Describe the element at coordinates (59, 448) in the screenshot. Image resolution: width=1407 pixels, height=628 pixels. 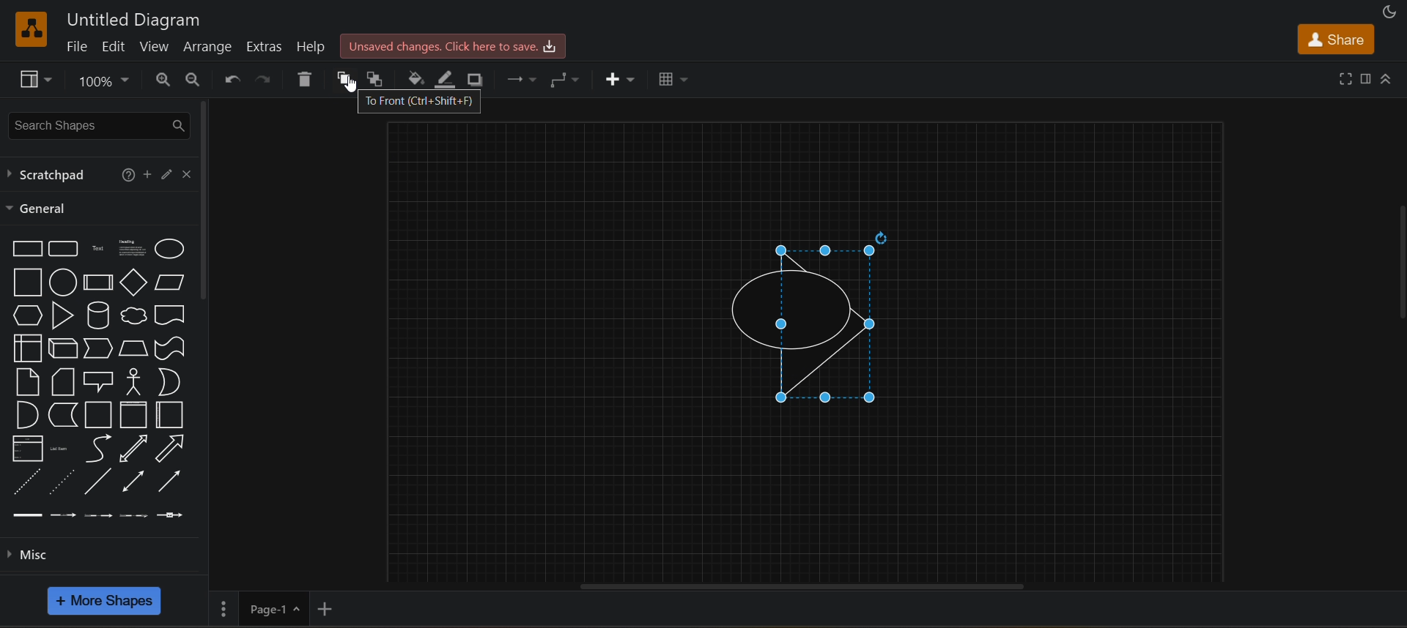
I see `list item` at that location.